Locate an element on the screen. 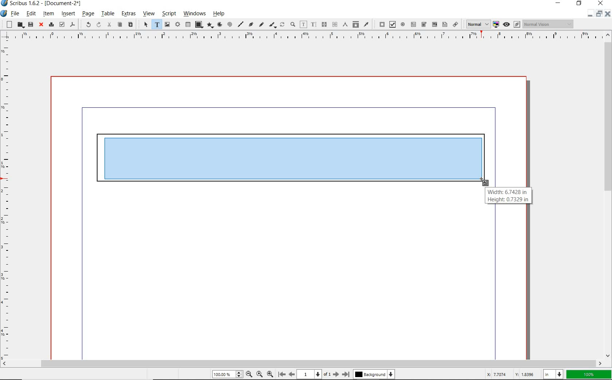 The height and width of the screenshot is (380, 612). calligraphic line is located at coordinates (273, 25).